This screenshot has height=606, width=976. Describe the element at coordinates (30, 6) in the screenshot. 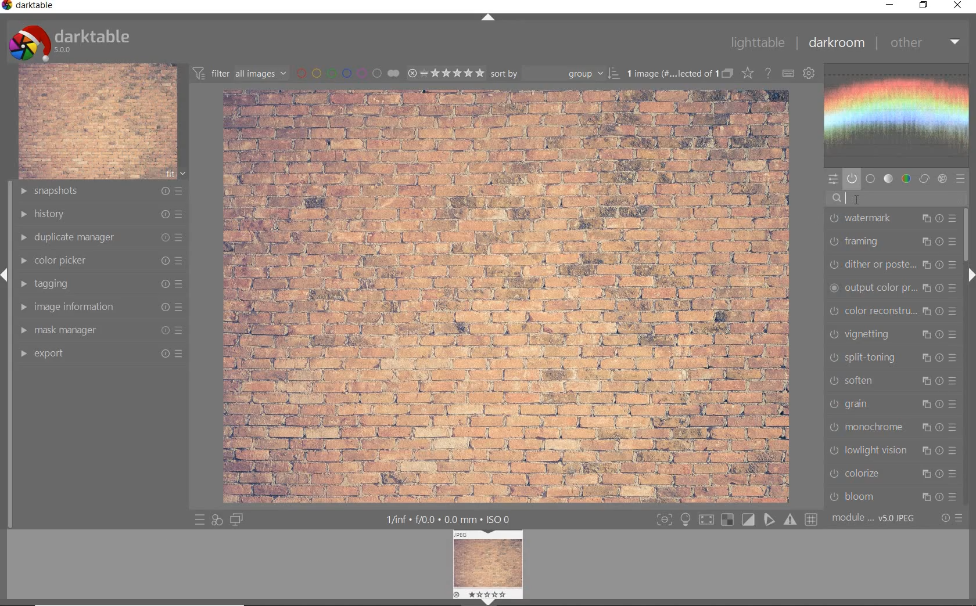

I see `darktable` at that location.